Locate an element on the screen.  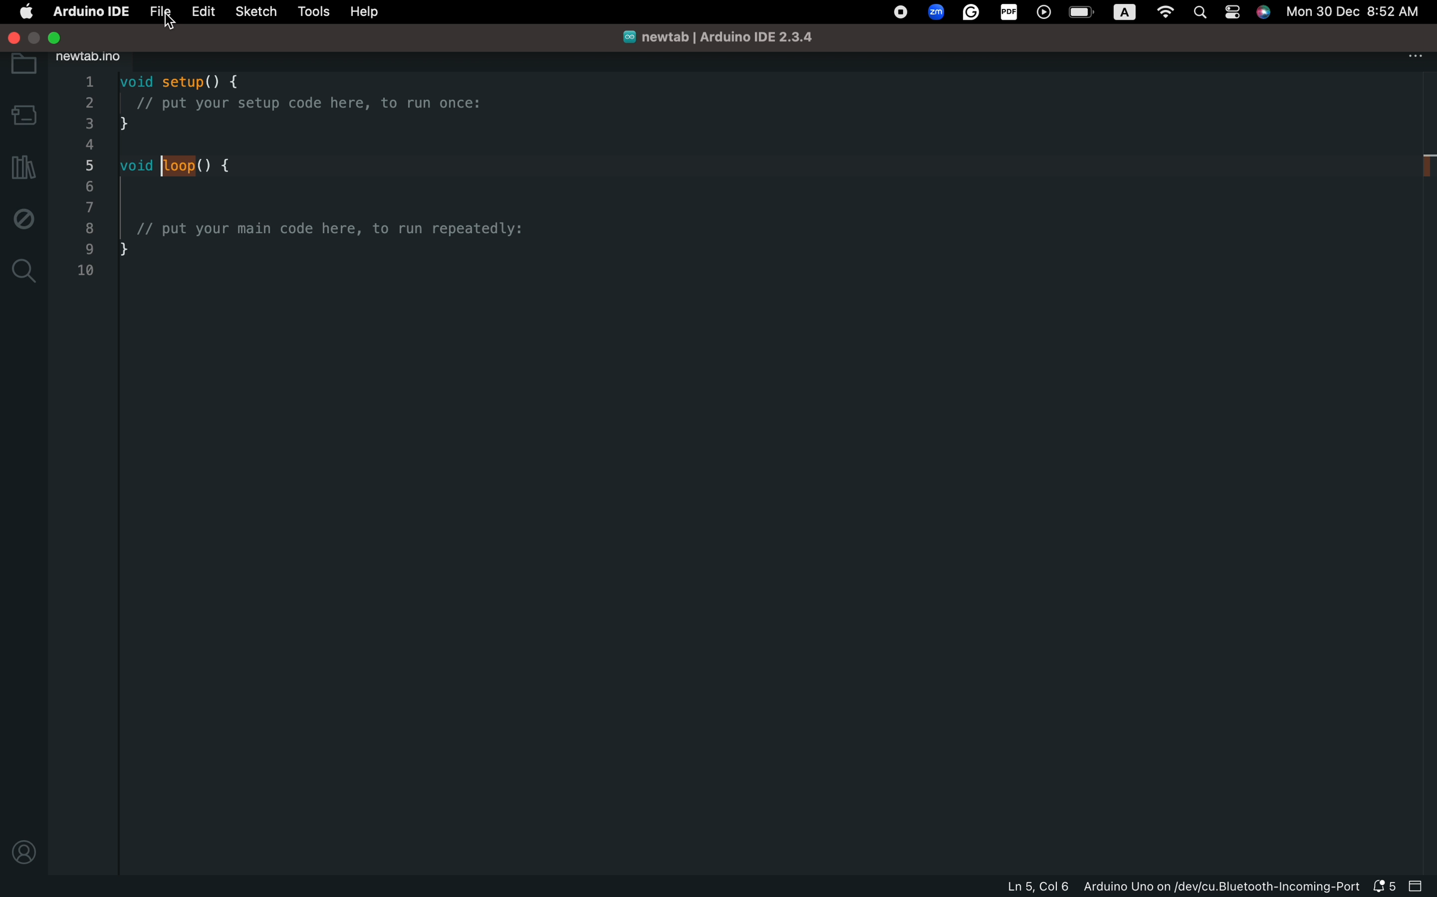
main setting is located at coordinates (26, 11).